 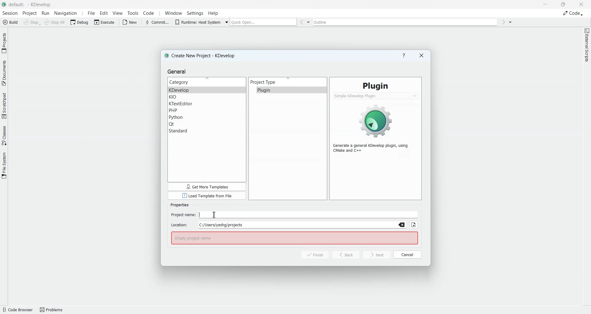 I want to click on Load Template From File, so click(x=207, y=196).